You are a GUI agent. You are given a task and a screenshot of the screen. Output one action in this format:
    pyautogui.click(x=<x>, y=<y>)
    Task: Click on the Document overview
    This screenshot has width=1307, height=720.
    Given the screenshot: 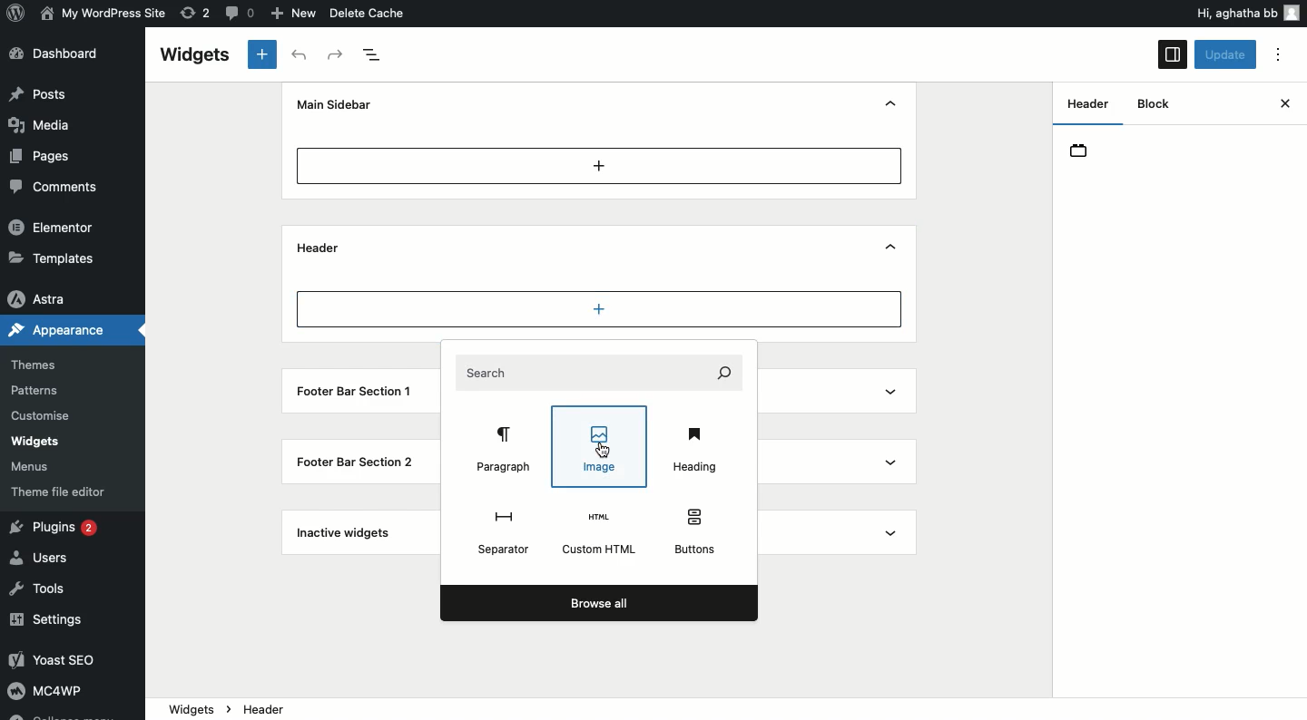 What is the action you would take?
    pyautogui.click(x=374, y=55)
    